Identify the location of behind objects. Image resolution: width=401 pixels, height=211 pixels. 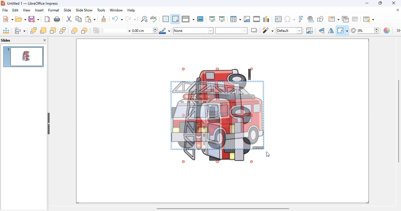
(84, 30).